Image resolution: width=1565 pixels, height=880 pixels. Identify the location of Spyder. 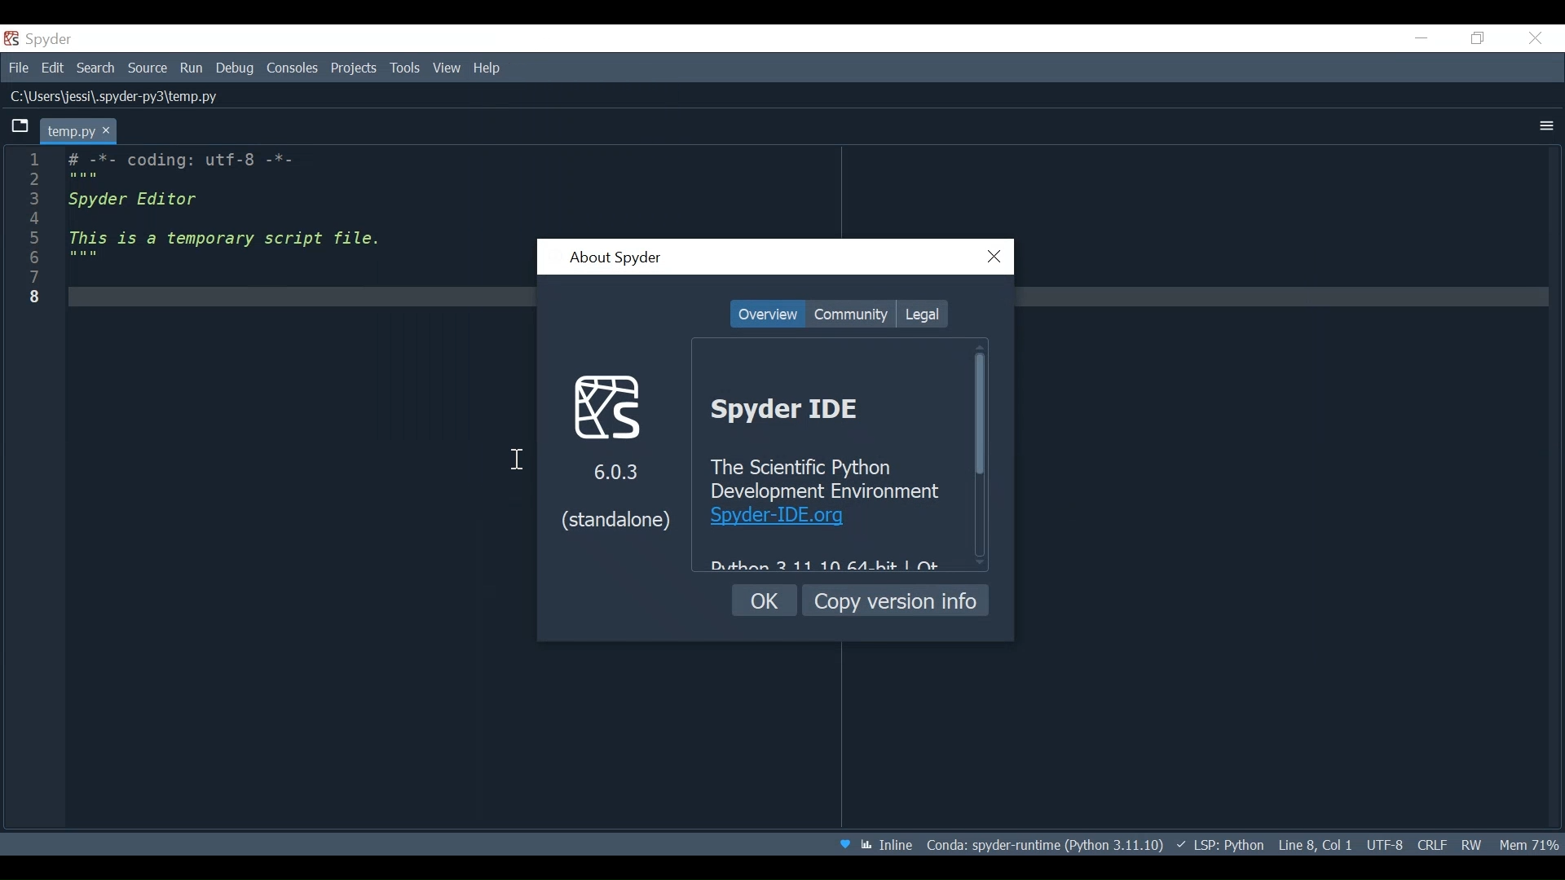
(620, 453).